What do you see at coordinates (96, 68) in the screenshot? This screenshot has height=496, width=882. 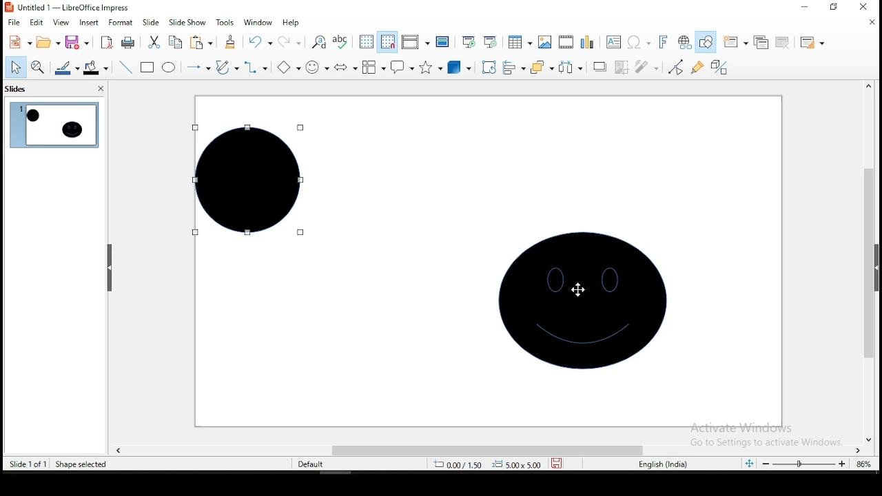 I see `paint bucket tool` at bounding box center [96, 68].